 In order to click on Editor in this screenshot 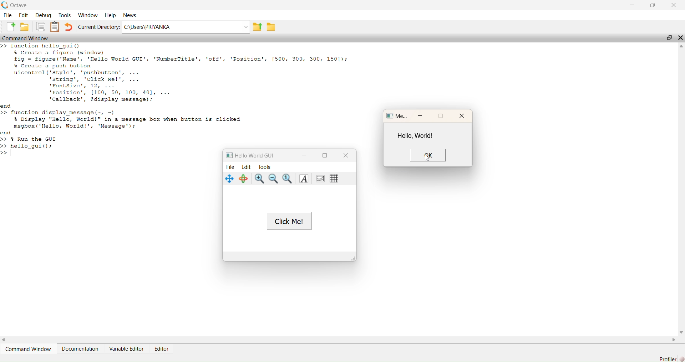, I will do `click(161, 348)`.